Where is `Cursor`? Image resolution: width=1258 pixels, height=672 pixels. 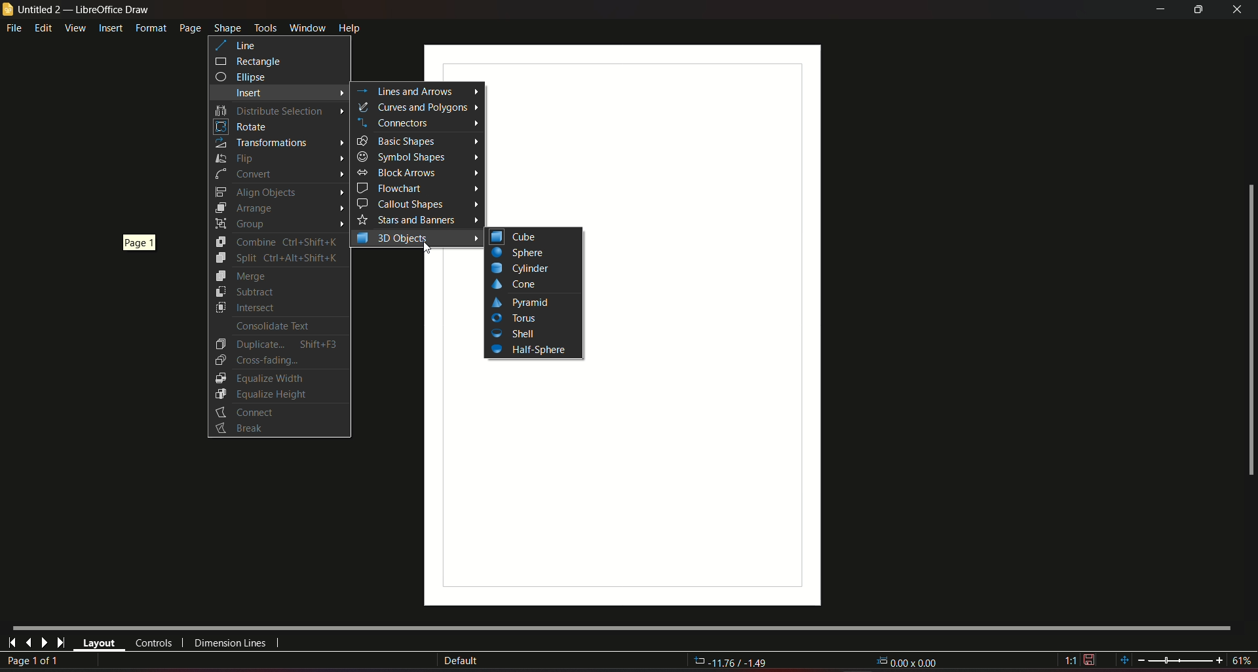 Cursor is located at coordinates (428, 250).